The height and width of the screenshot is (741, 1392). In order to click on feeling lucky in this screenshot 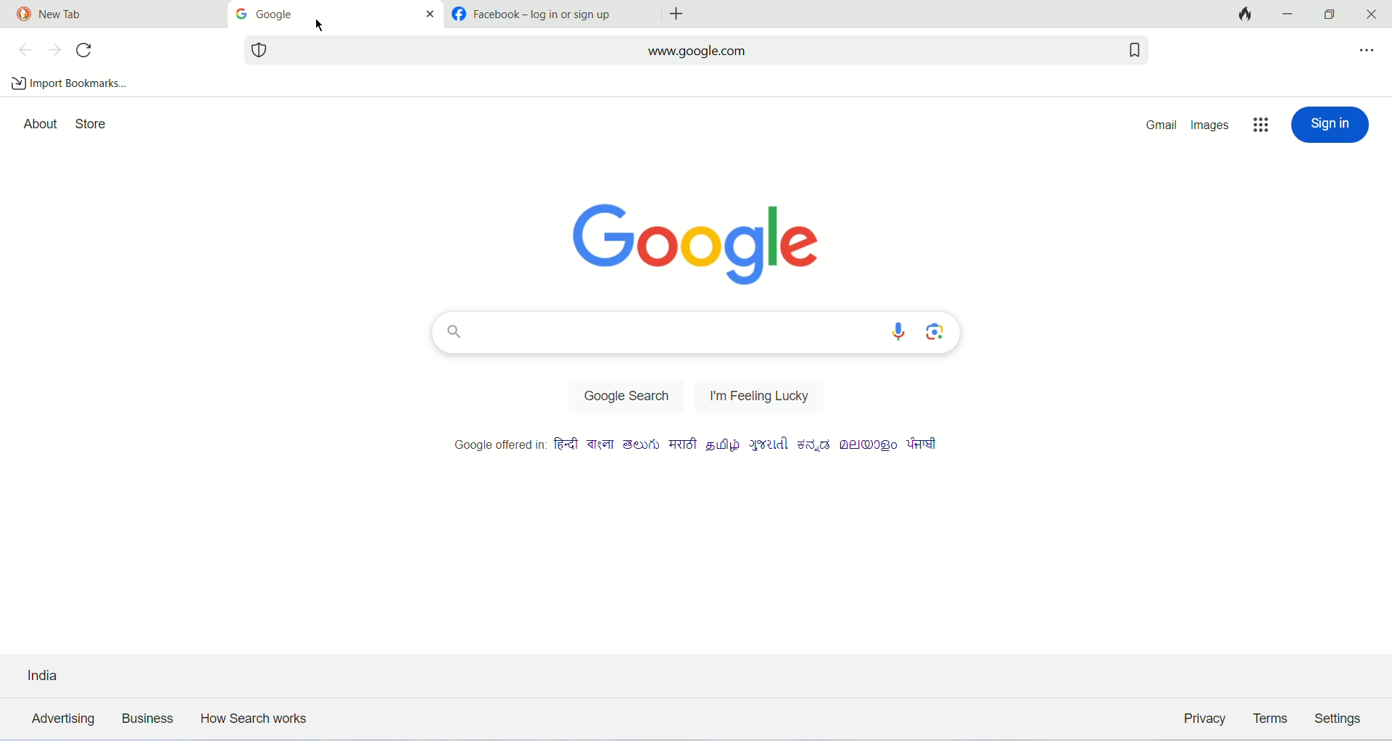, I will do `click(762, 397)`.